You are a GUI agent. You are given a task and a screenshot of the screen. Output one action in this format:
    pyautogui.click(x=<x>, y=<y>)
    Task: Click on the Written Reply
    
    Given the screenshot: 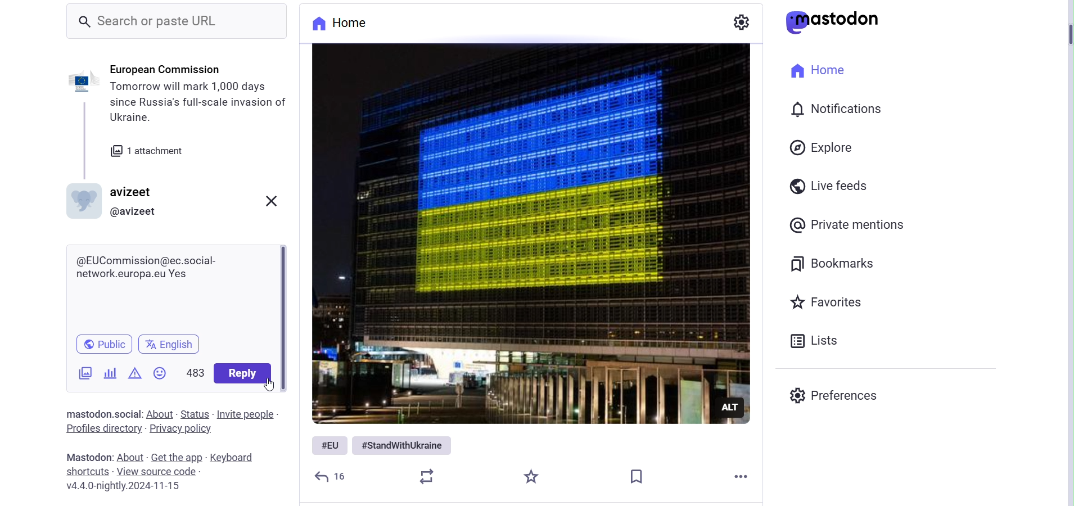 What is the action you would take?
    pyautogui.click(x=180, y=273)
    